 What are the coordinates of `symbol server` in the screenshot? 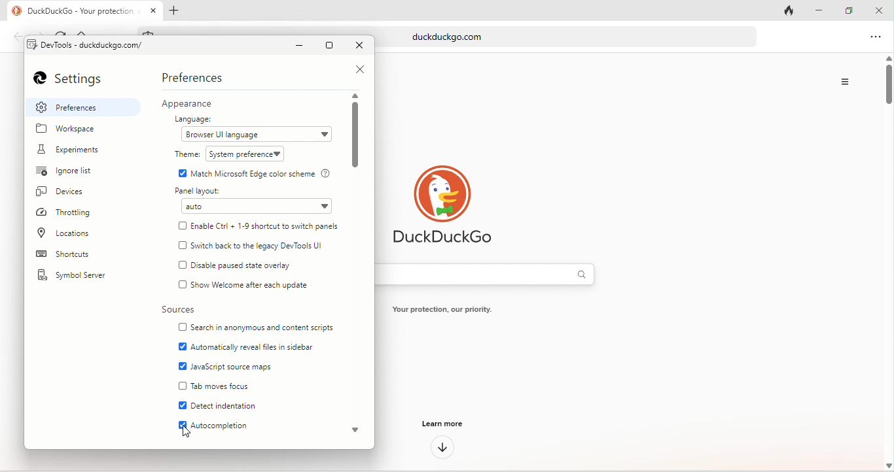 It's located at (79, 277).